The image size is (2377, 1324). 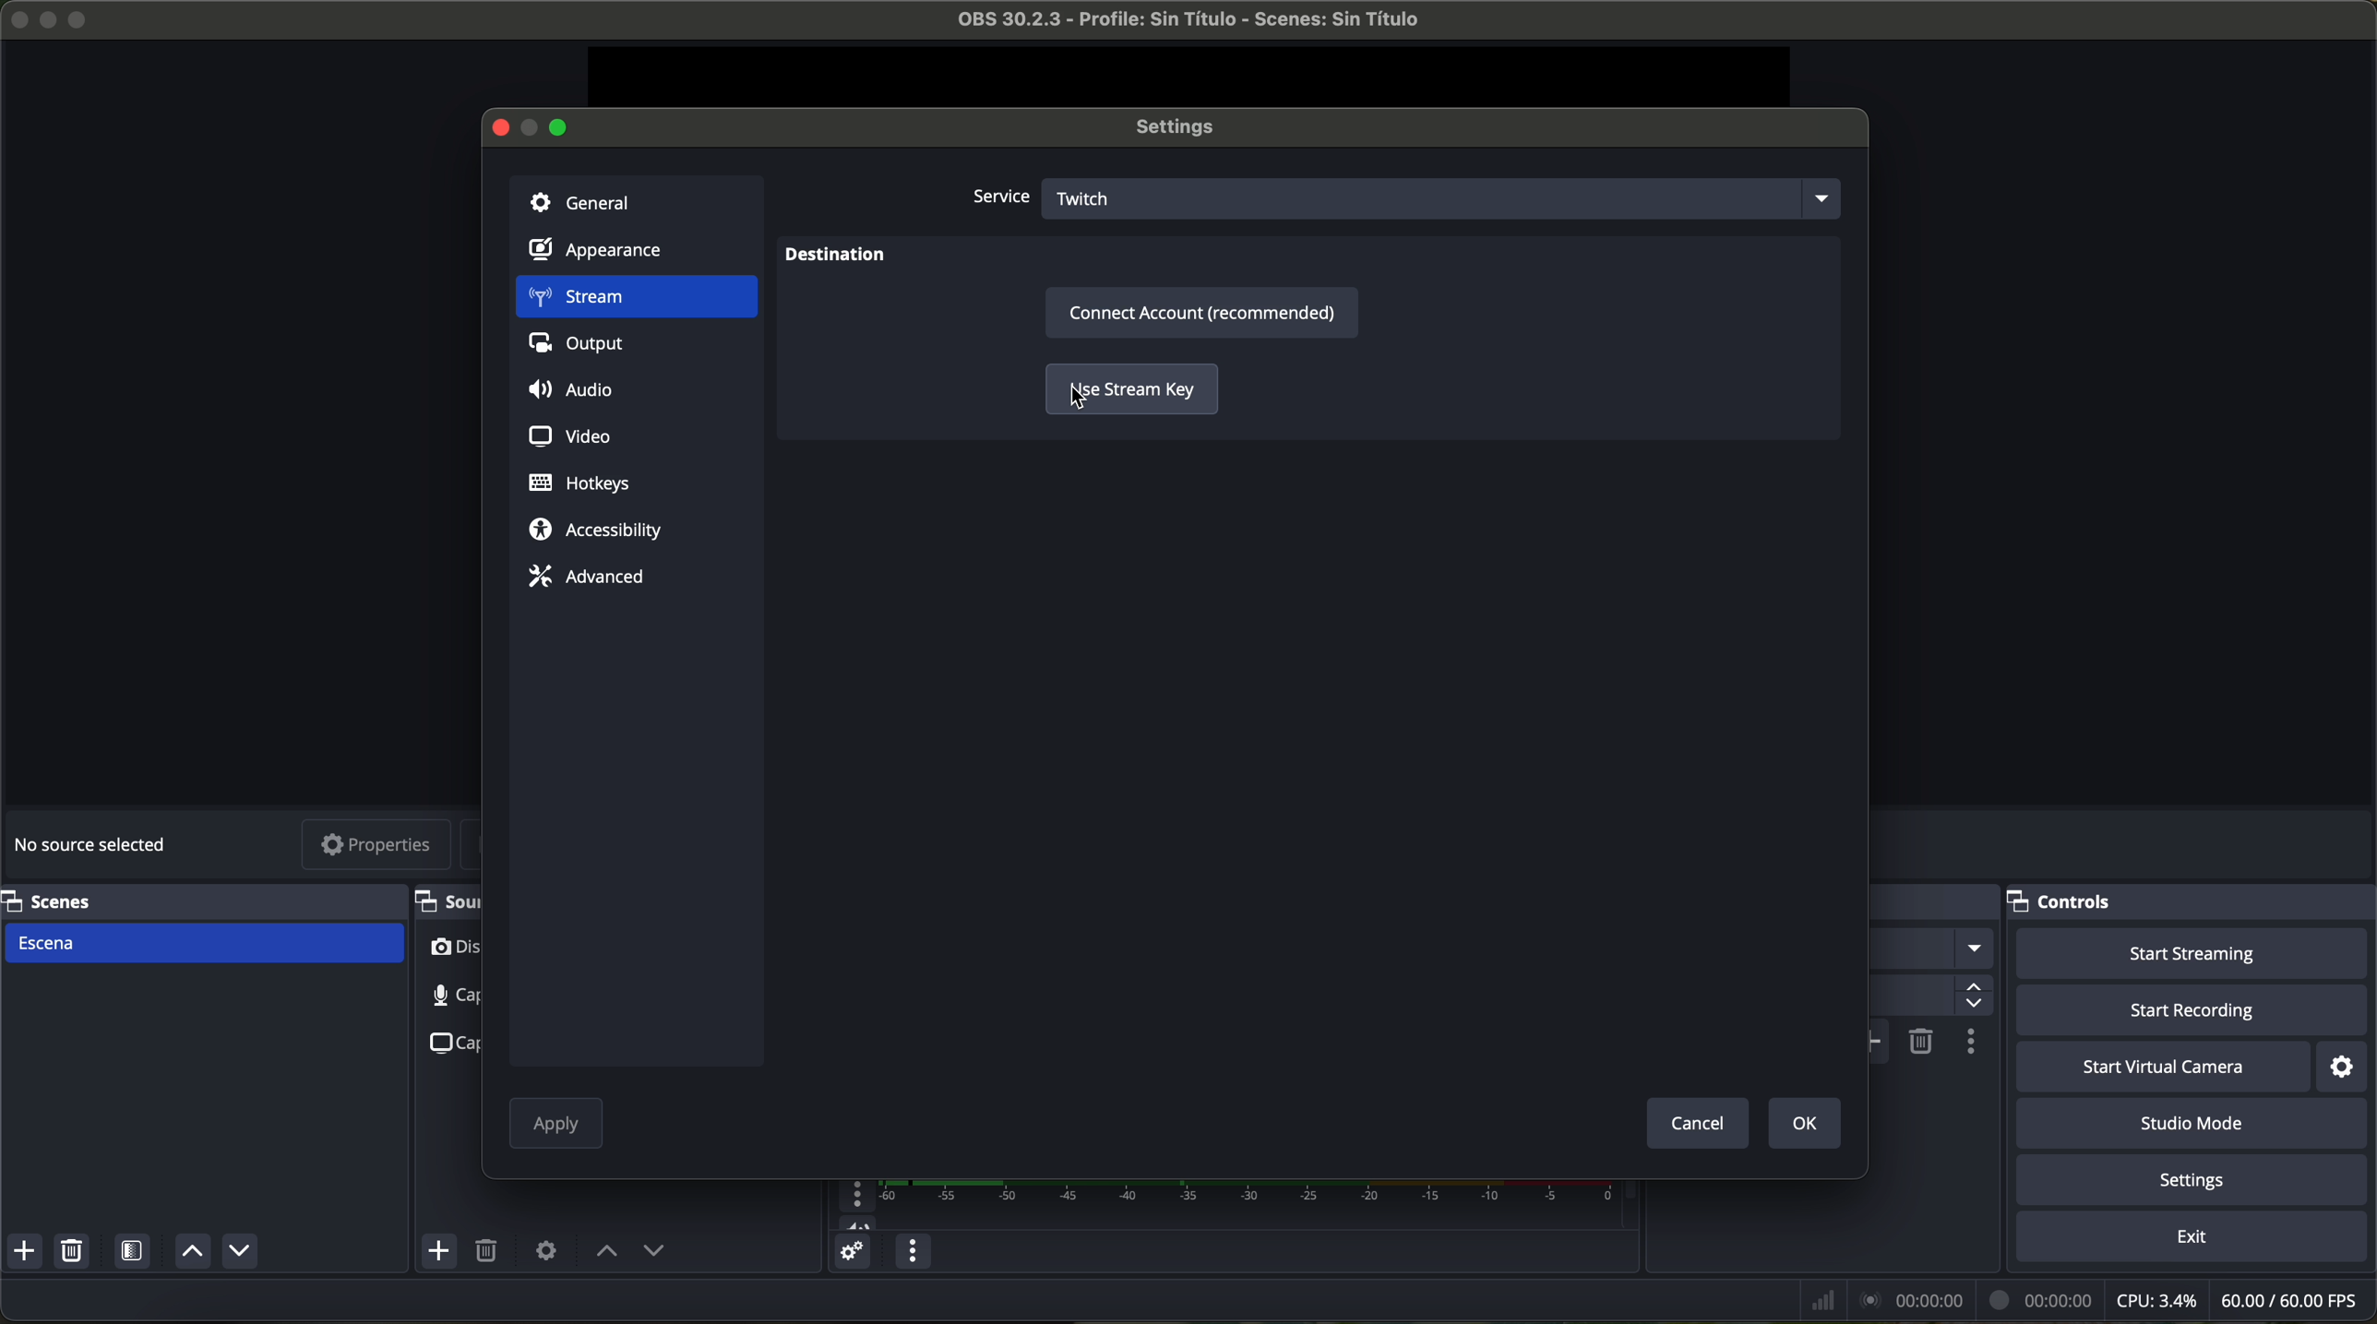 I want to click on OK, so click(x=1800, y=1122).